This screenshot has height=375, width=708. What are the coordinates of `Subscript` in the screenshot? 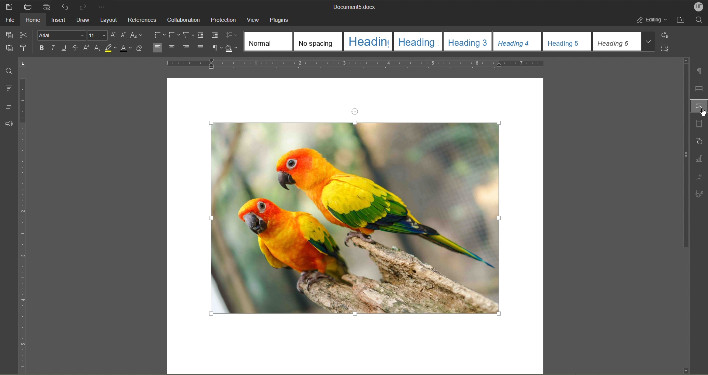 It's located at (98, 49).